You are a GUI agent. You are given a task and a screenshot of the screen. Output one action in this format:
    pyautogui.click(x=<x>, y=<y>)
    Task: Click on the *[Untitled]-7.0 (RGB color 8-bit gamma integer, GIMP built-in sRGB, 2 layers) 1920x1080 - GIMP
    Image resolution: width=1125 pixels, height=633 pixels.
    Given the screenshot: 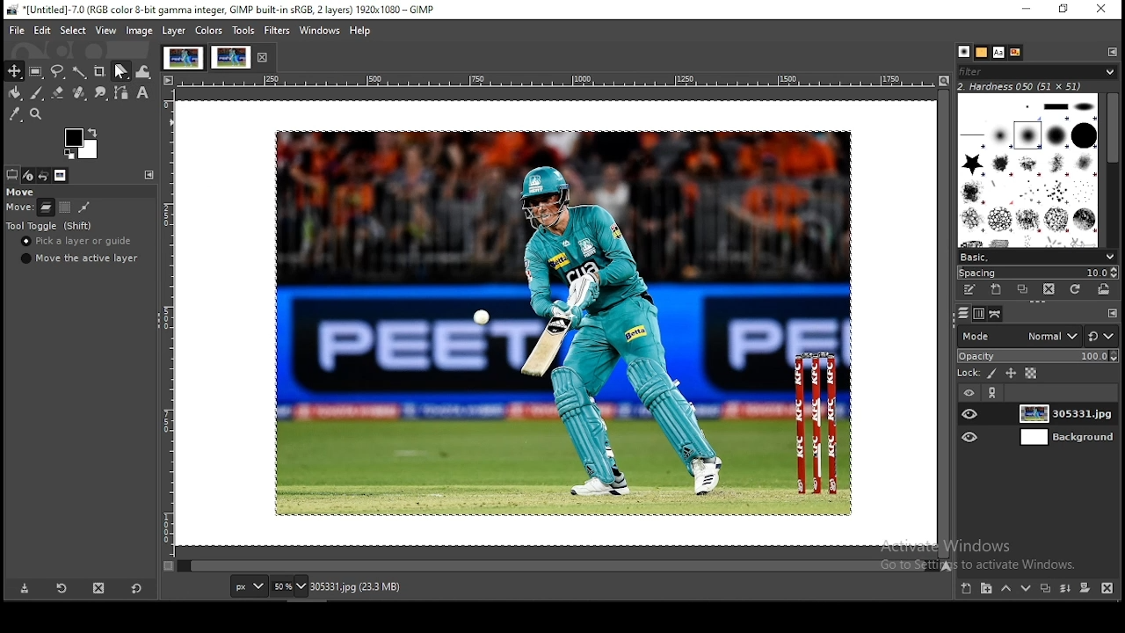 What is the action you would take?
    pyautogui.click(x=230, y=10)
    